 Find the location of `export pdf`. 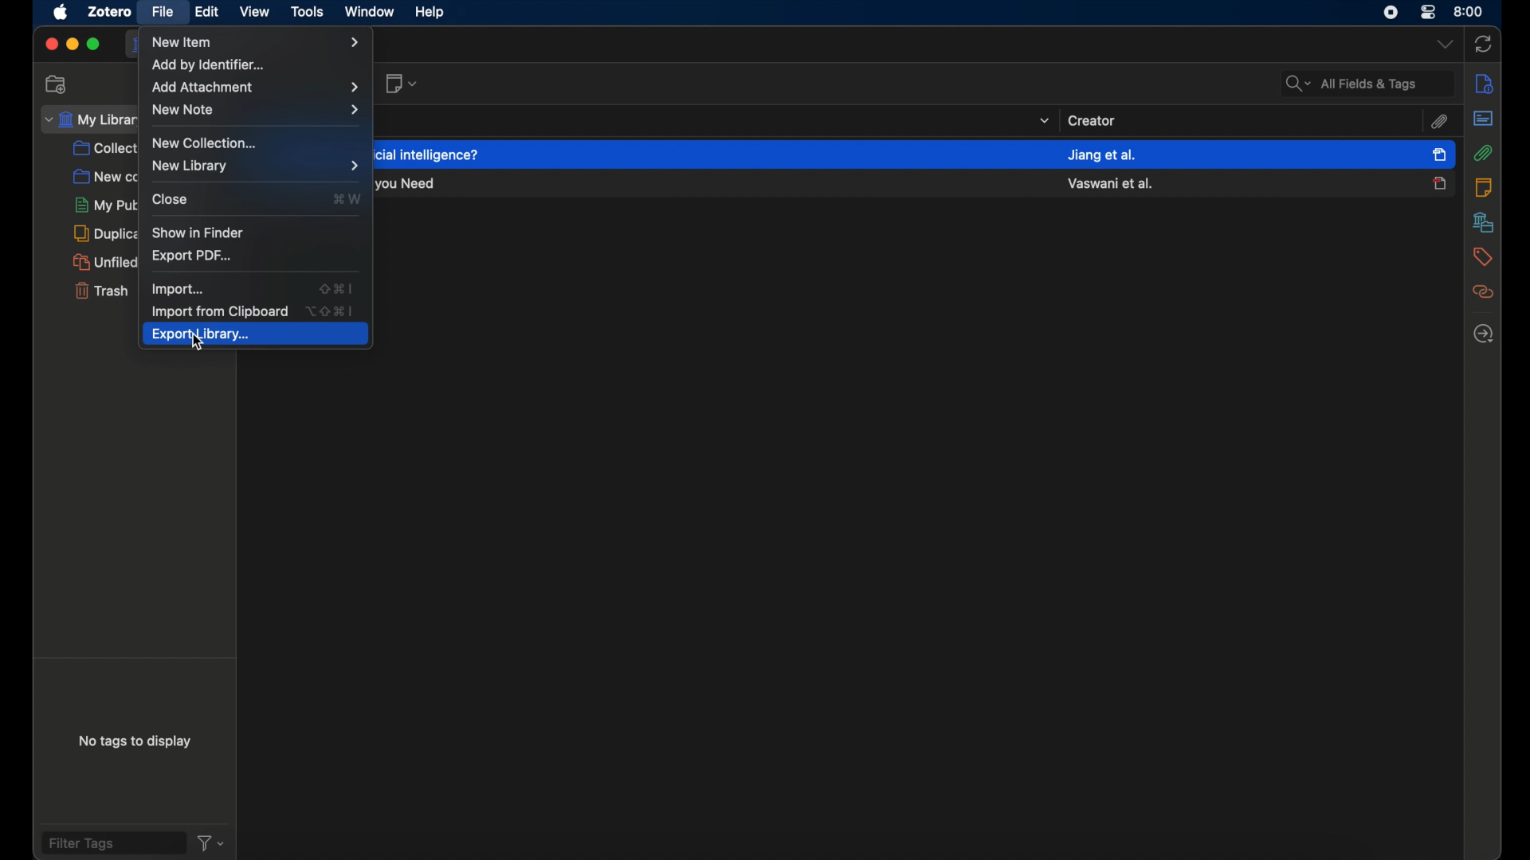

export pdf is located at coordinates (192, 256).